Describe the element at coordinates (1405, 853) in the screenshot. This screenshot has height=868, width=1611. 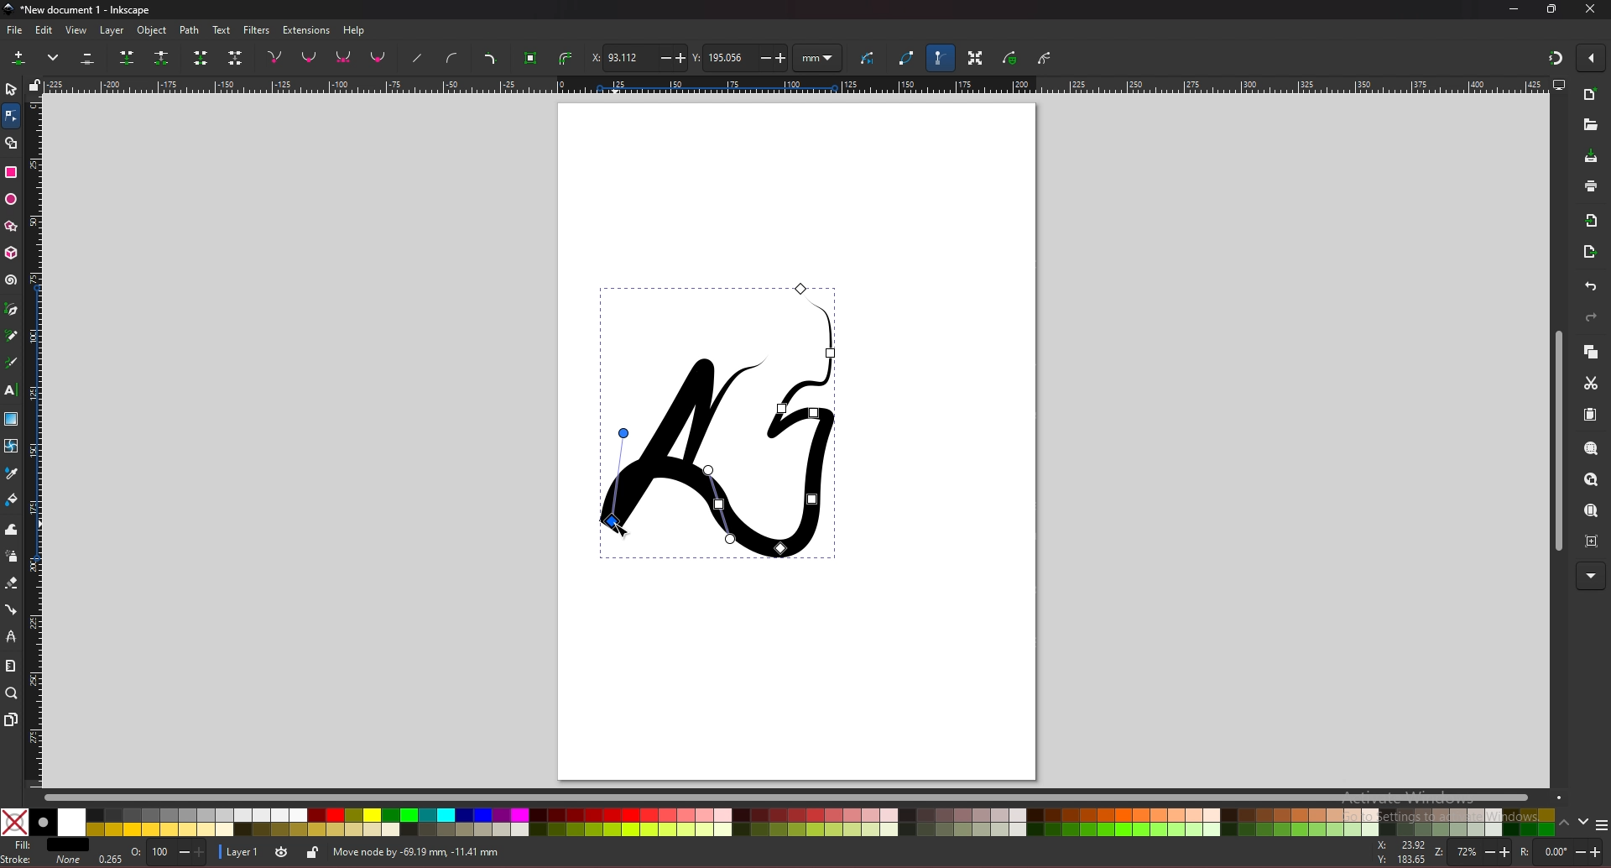
I see `x and y coordinates` at that location.